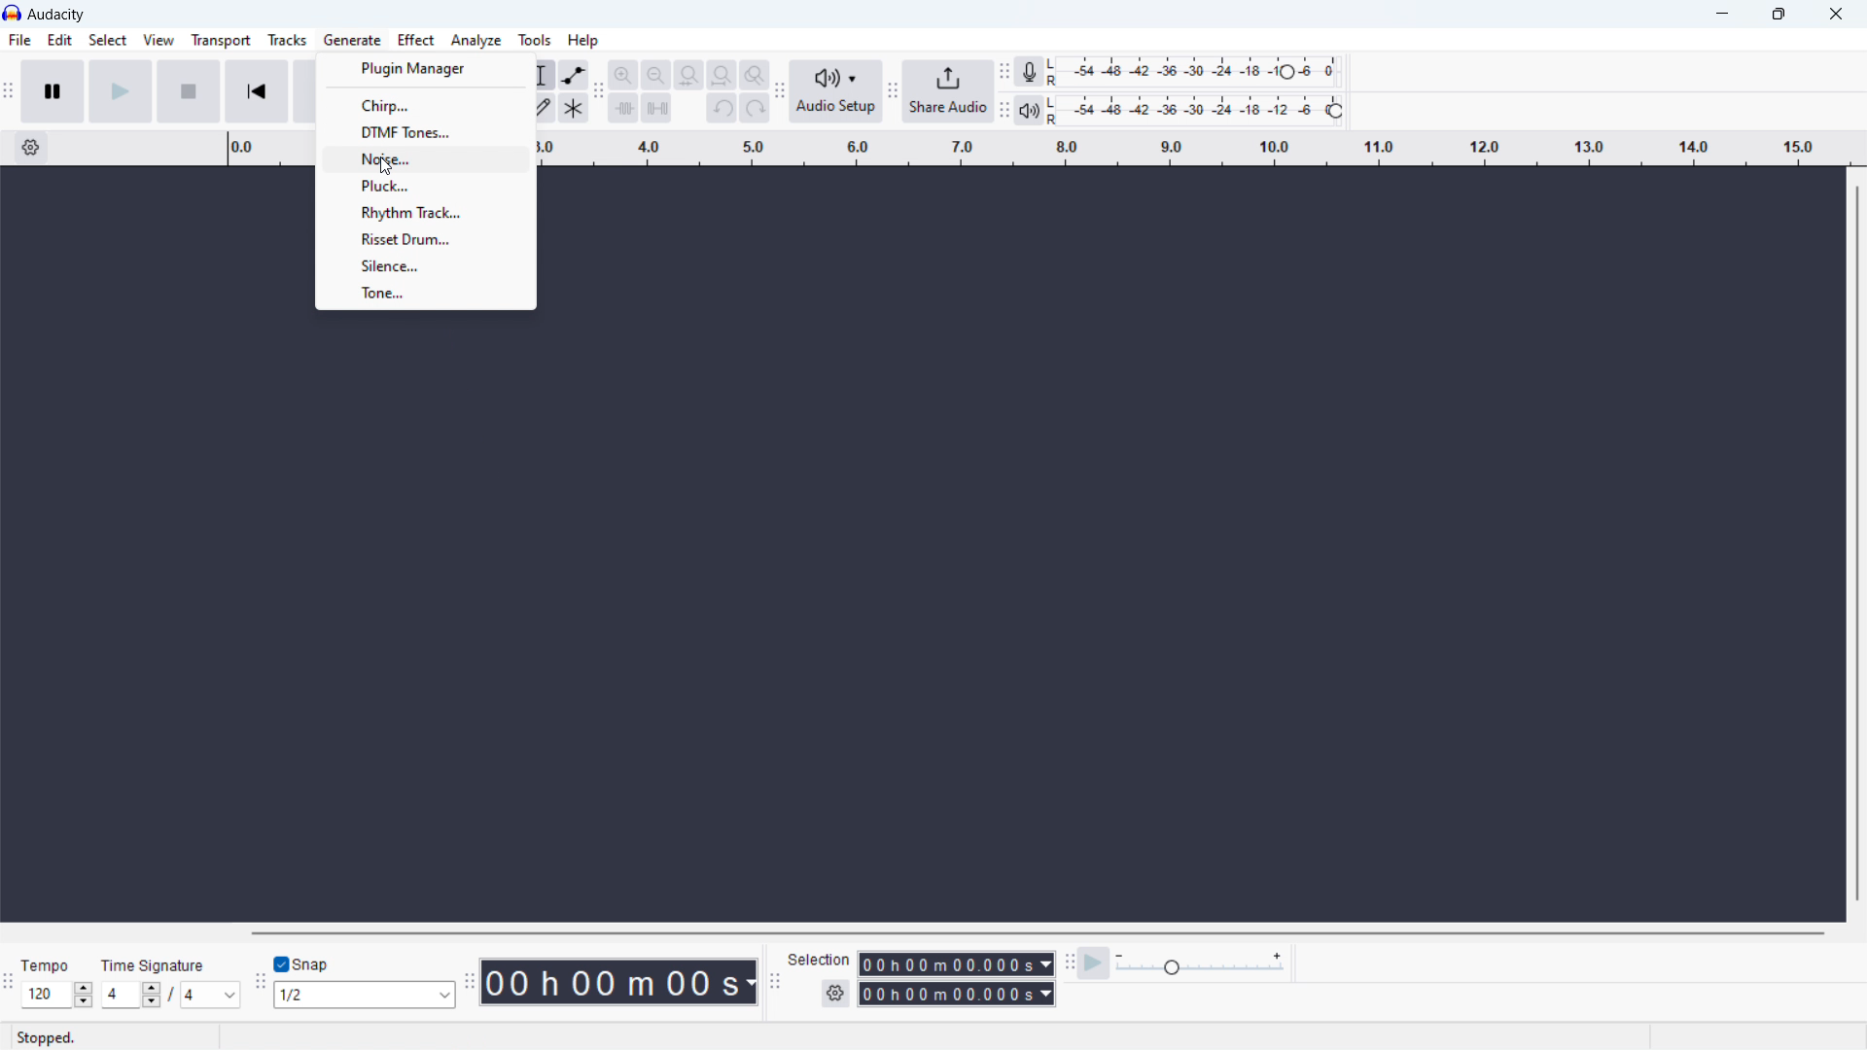 The image size is (1867, 1050). I want to click on playback meter toolbar, so click(1004, 112).